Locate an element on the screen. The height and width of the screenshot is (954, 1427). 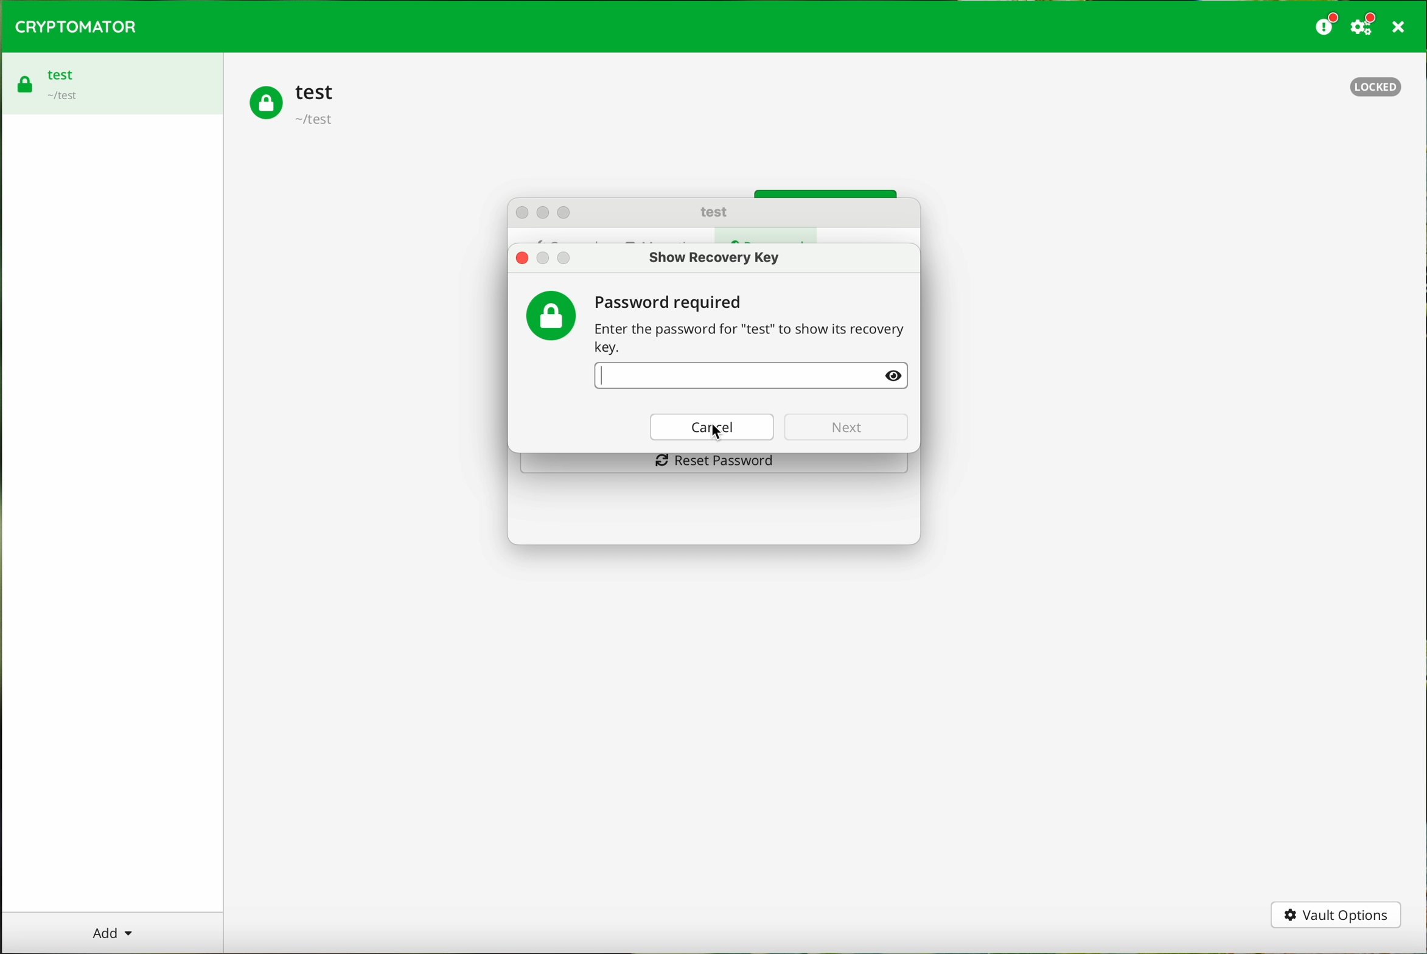
space to write is located at coordinates (750, 377).